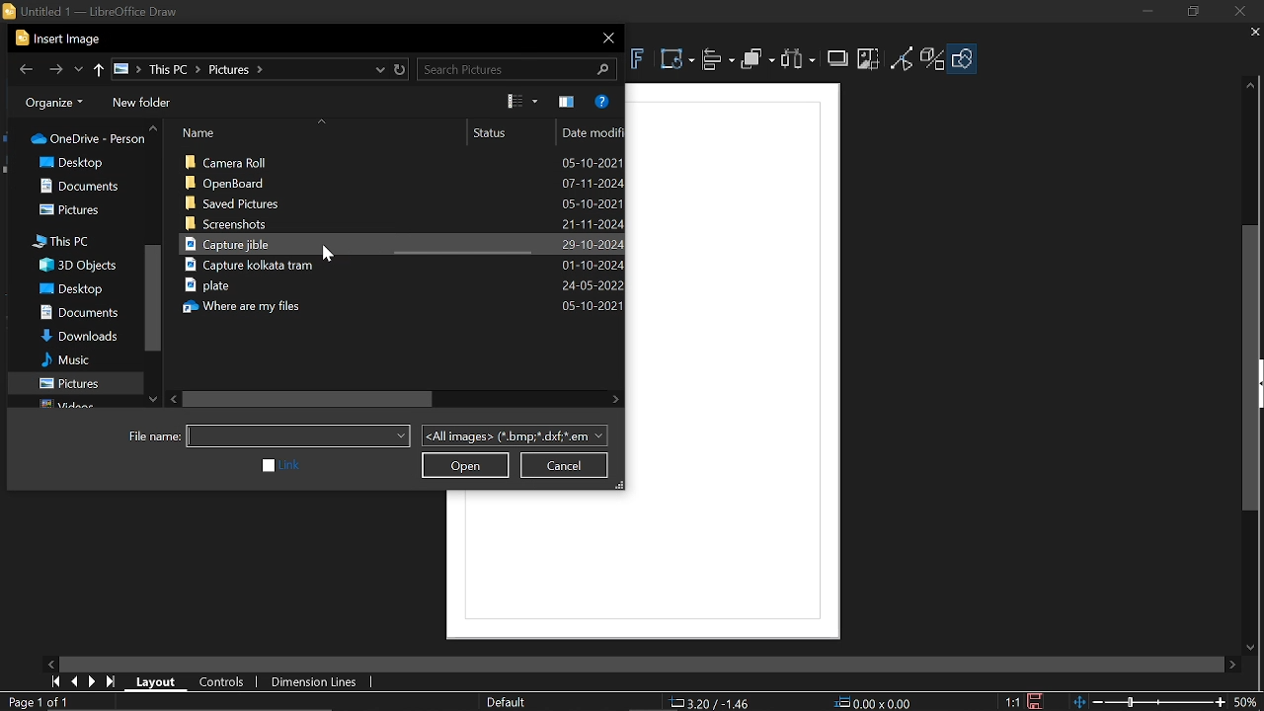 The width and height of the screenshot is (1264, 711). What do you see at coordinates (401, 68) in the screenshot?
I see `Restore` at bounding box center [401, 68].